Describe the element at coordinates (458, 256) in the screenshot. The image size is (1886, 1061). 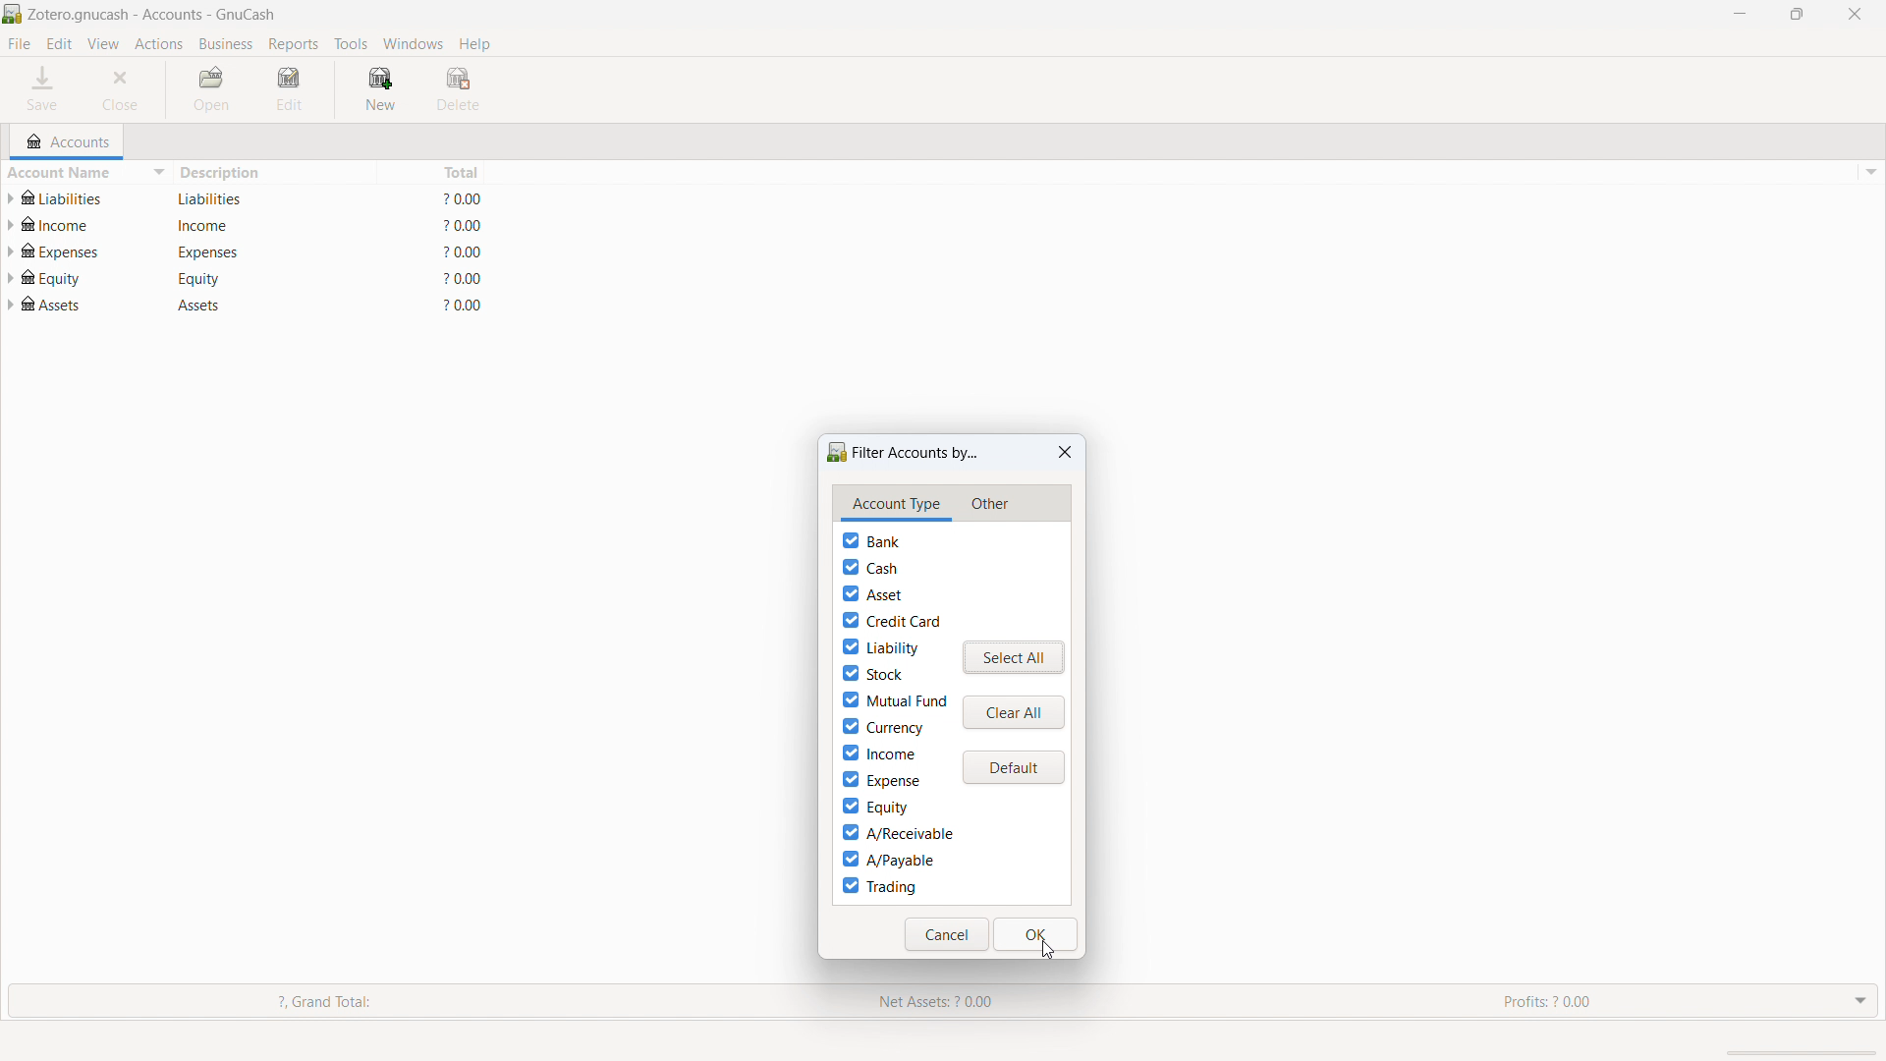
I see `total` at that location.